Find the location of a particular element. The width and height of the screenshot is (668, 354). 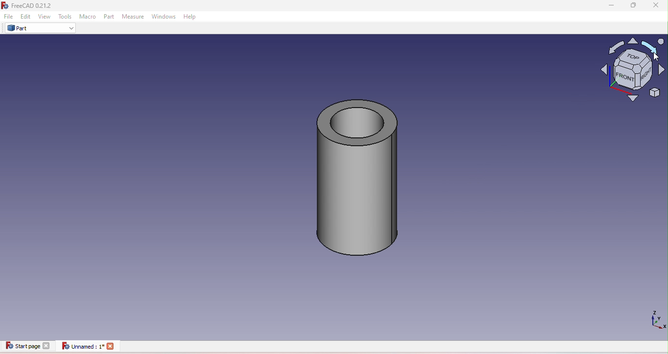

Windows is located at coordinates (166, 17).